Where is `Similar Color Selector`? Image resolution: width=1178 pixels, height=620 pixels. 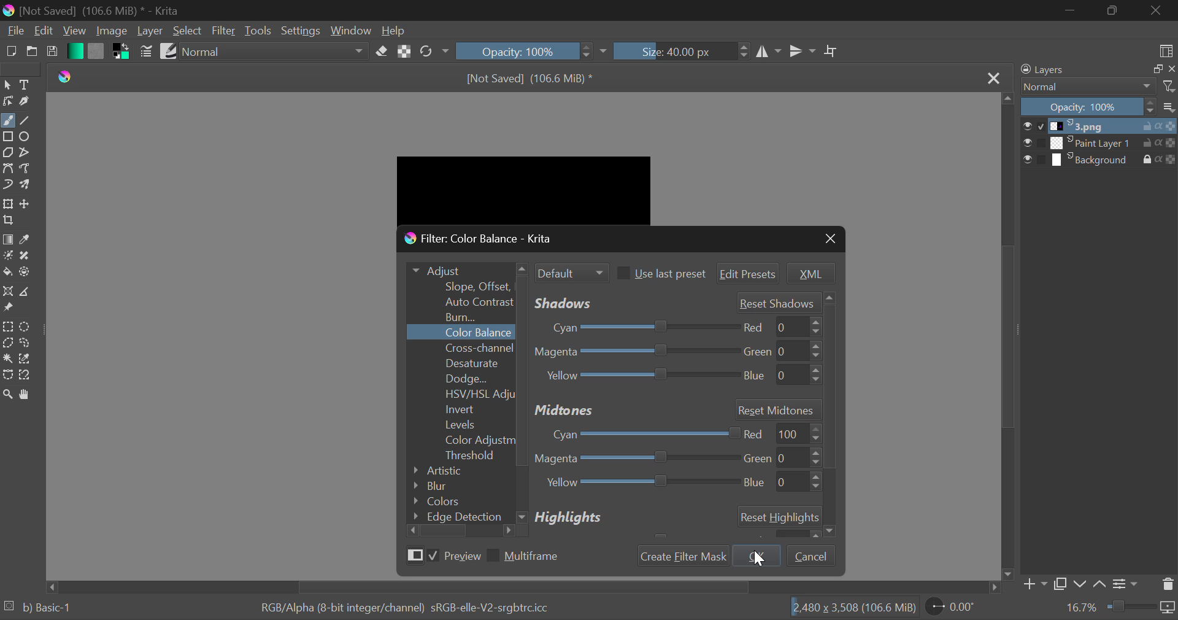
Similar Color Selector is located at coordinates (28, 358).